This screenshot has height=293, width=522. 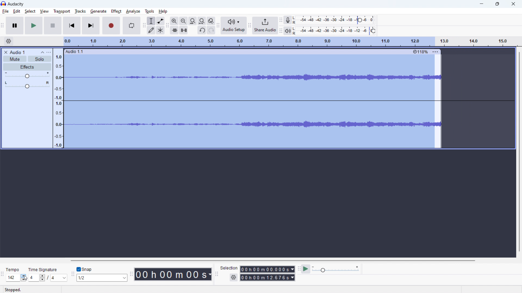 I want to click on geberate, so click(x=98, y=11).